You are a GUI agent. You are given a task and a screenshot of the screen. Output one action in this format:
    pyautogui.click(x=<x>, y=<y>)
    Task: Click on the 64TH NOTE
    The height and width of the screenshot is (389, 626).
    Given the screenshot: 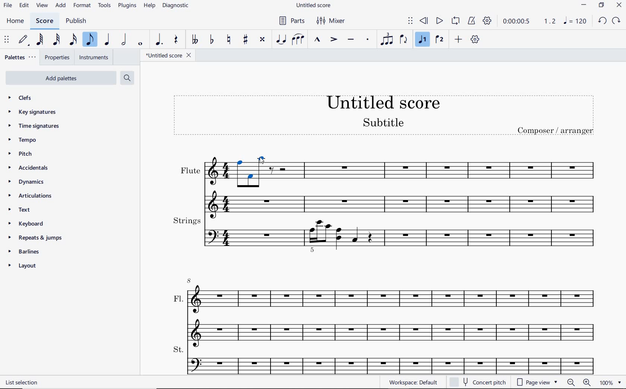 What is the action you would take?
    pyautogui.click(x=40, y=39)
    